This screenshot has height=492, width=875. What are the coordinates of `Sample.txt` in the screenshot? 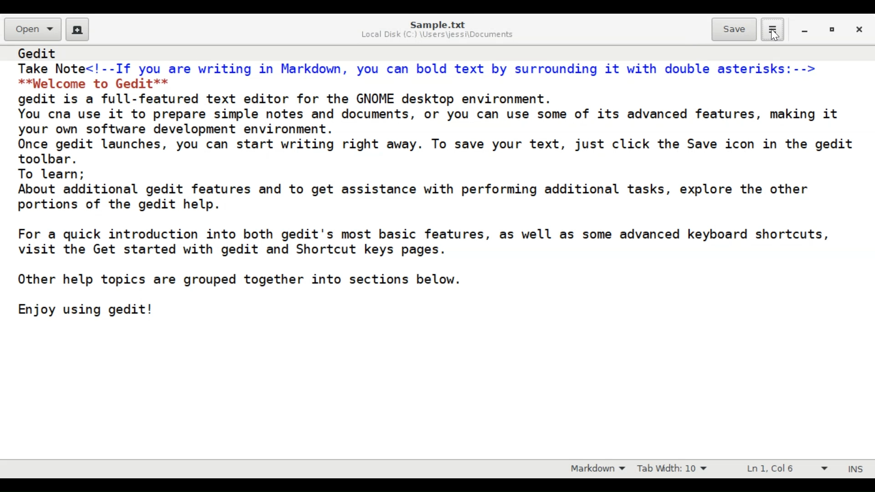 It's located at (438, 25).